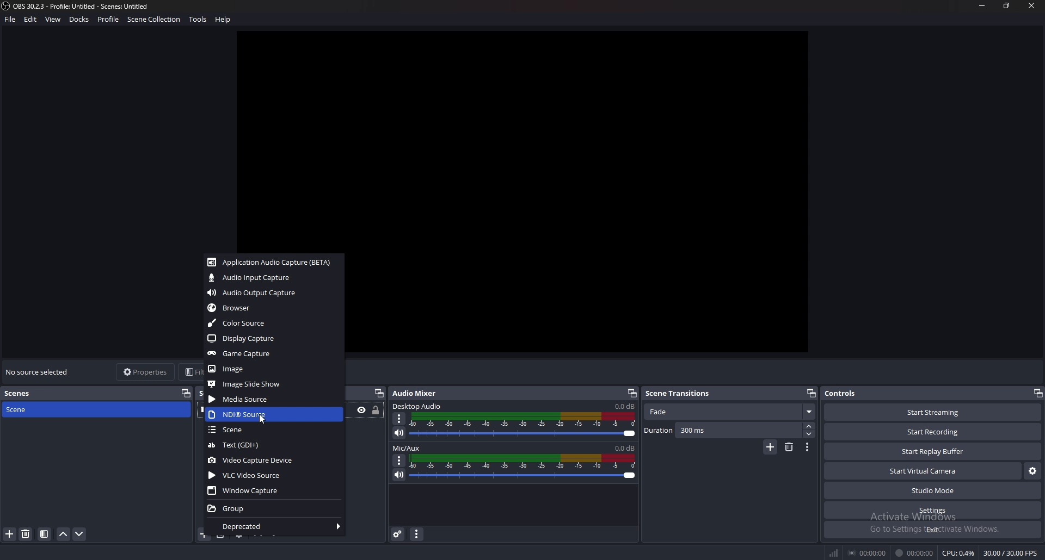 Image resolution: width=1045 pixels, height=560 pixels. What do you see at coordinates (32, 19) in the screenshot?
I see `edit` at bounding box center [32, 19].